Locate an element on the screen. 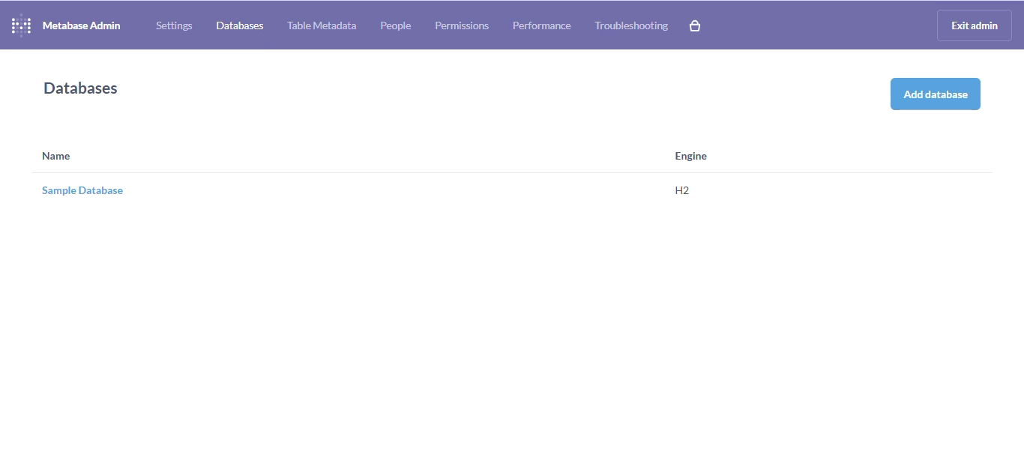  troubleshooting is located at coordinates (630, 25).